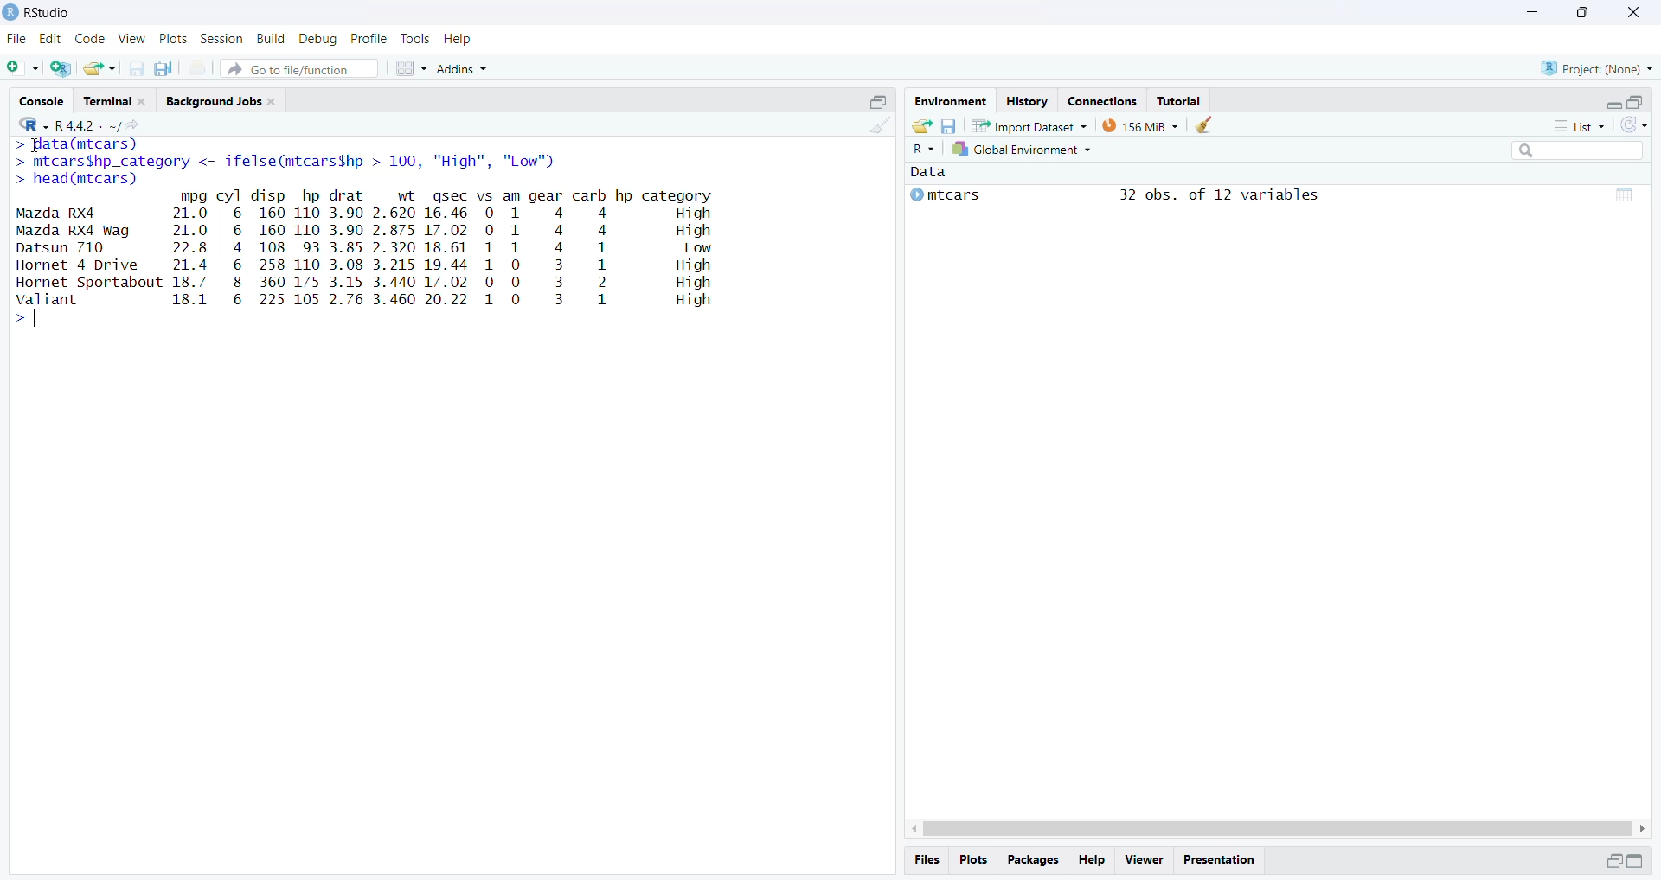 Image resolution: width=1661 pixels, height=880 pixels. What do you see at coordinates (907, 825) in the screenshot?
I see `Left` at bounding box center [907, 825].